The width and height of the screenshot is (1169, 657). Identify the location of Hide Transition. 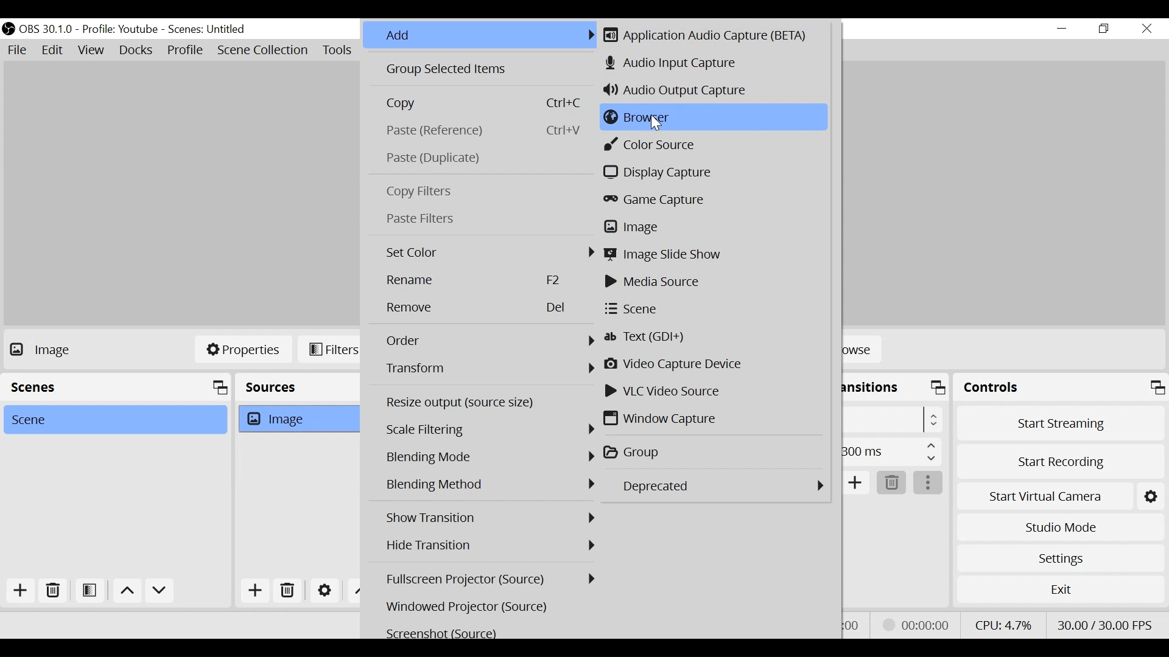
(492, 546).